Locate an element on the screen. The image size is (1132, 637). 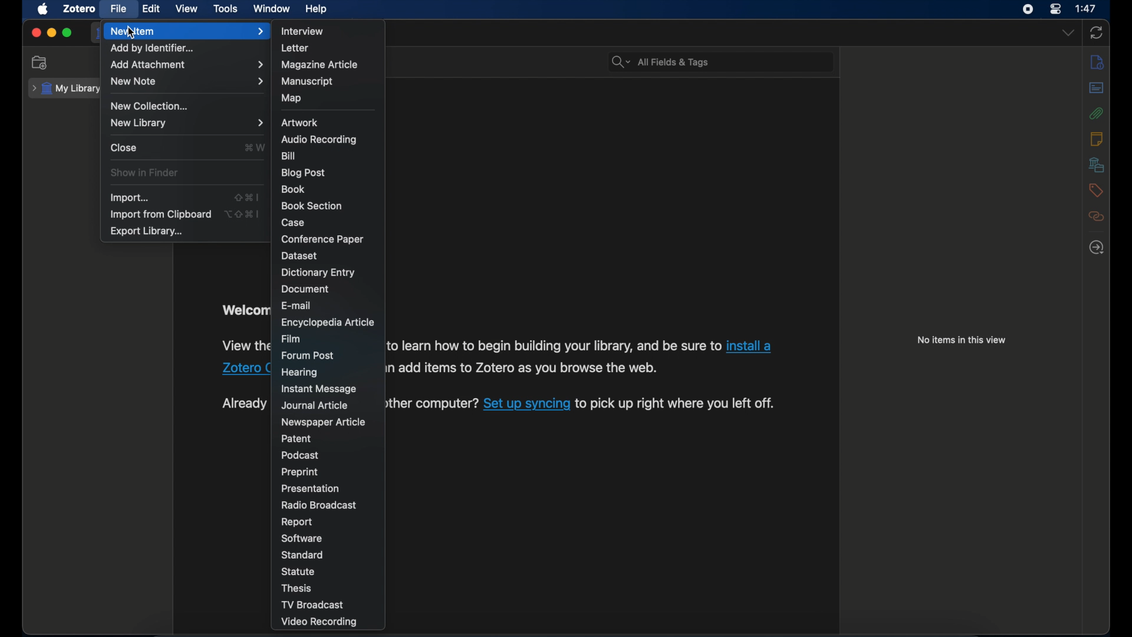
tv broadcast is located at coordinates (311, 604).